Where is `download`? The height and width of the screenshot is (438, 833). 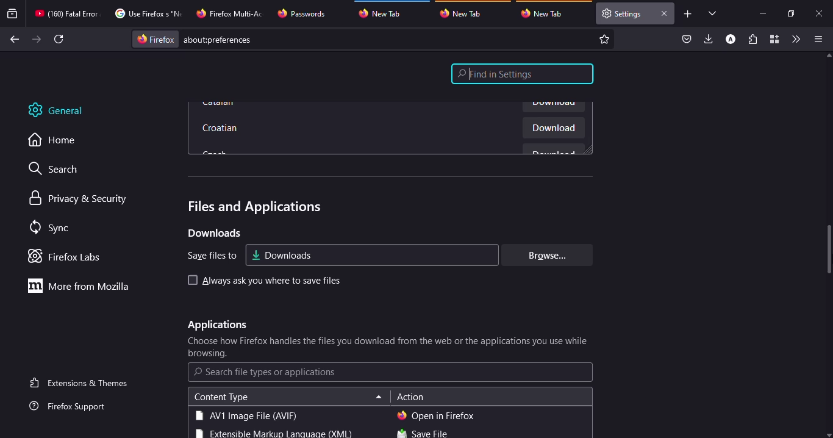
download is located at coordinates (549, 128).